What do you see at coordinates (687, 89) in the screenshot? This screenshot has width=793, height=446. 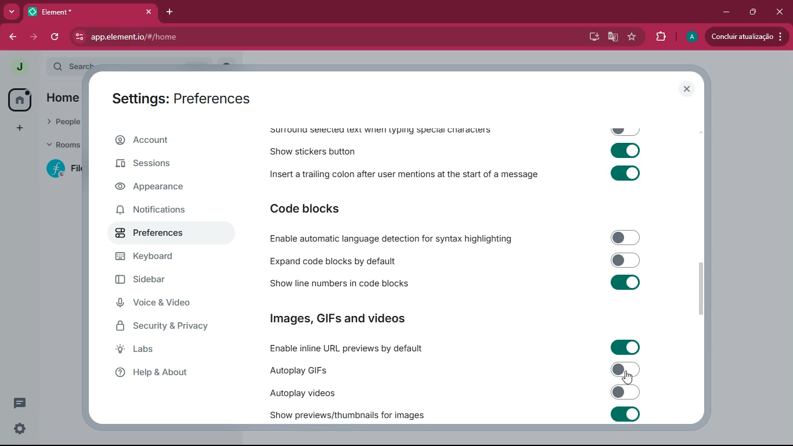 I see `close` at bounding box center [687, 89].